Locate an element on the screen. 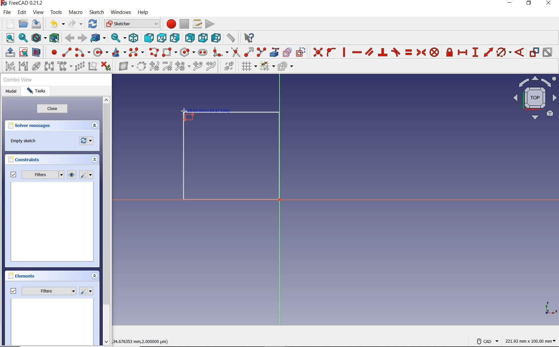 The width and height of the screenshot is (559, 347). forward is located at coordinates (83, 38).